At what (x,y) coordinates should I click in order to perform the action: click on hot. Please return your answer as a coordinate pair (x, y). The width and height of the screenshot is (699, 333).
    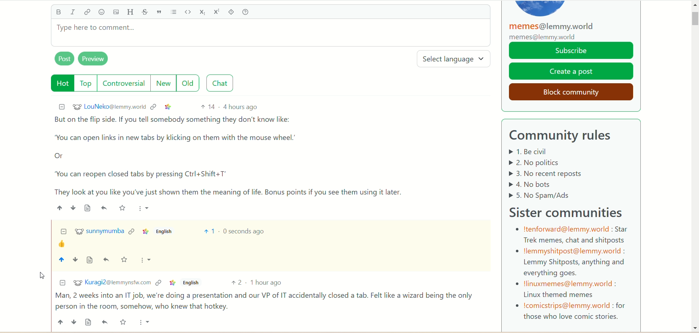
    Looking at the image, I should click on (59, 83).